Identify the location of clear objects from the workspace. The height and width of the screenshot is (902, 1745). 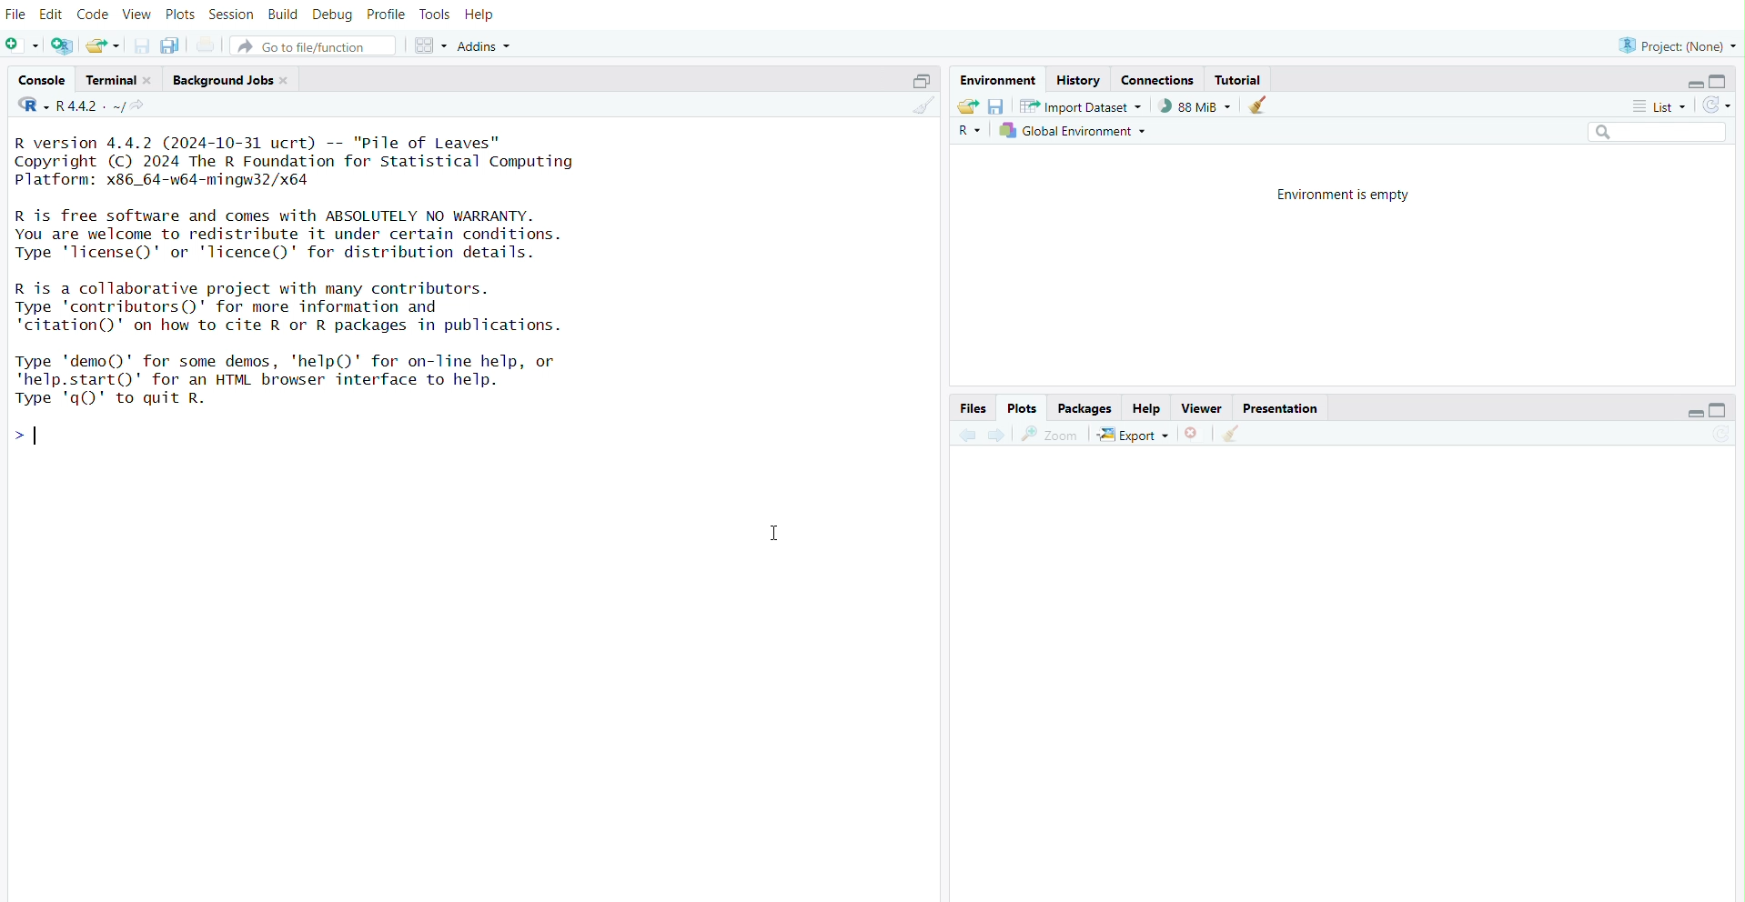
(1260, 105).